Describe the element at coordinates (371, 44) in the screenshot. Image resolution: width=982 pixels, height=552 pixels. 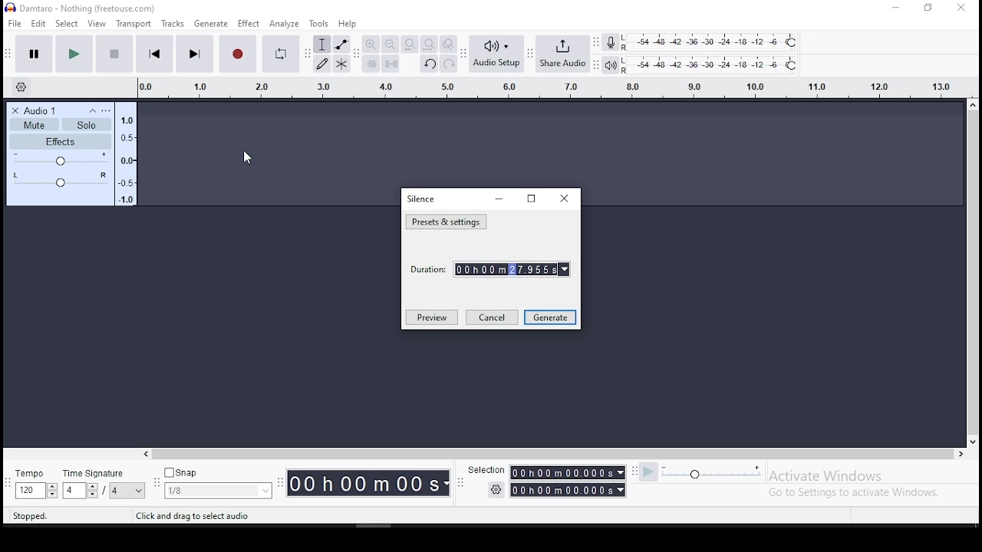
I see `zoom in` at that location.